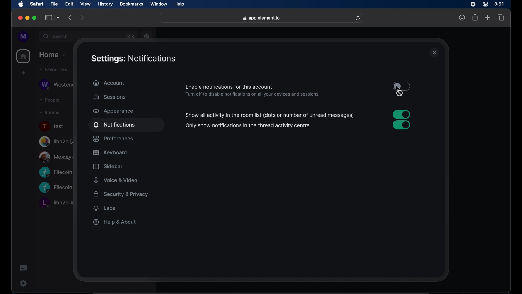 The image size is (522, 294). I want to click on toggle button, so click(402, 127).